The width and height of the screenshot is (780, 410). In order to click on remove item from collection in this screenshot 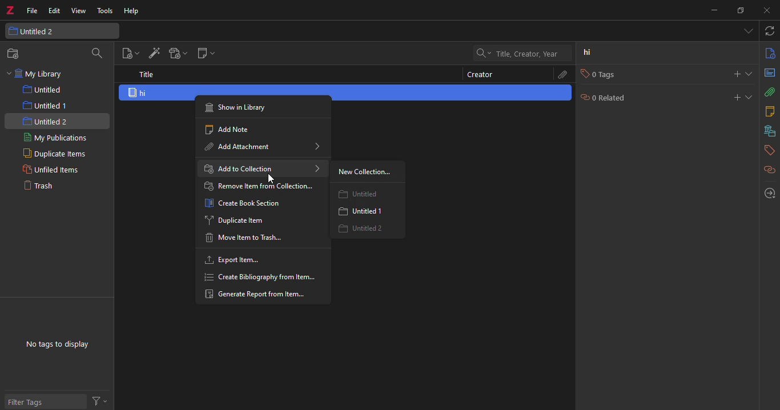, I will do `click(257, 187)`.